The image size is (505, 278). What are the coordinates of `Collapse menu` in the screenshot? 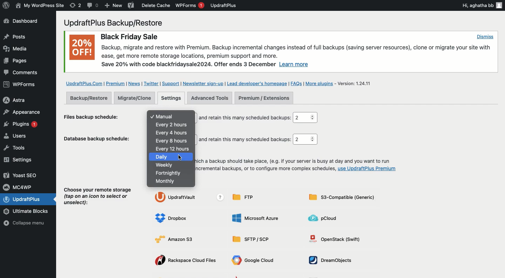 It's located at (27, 224).